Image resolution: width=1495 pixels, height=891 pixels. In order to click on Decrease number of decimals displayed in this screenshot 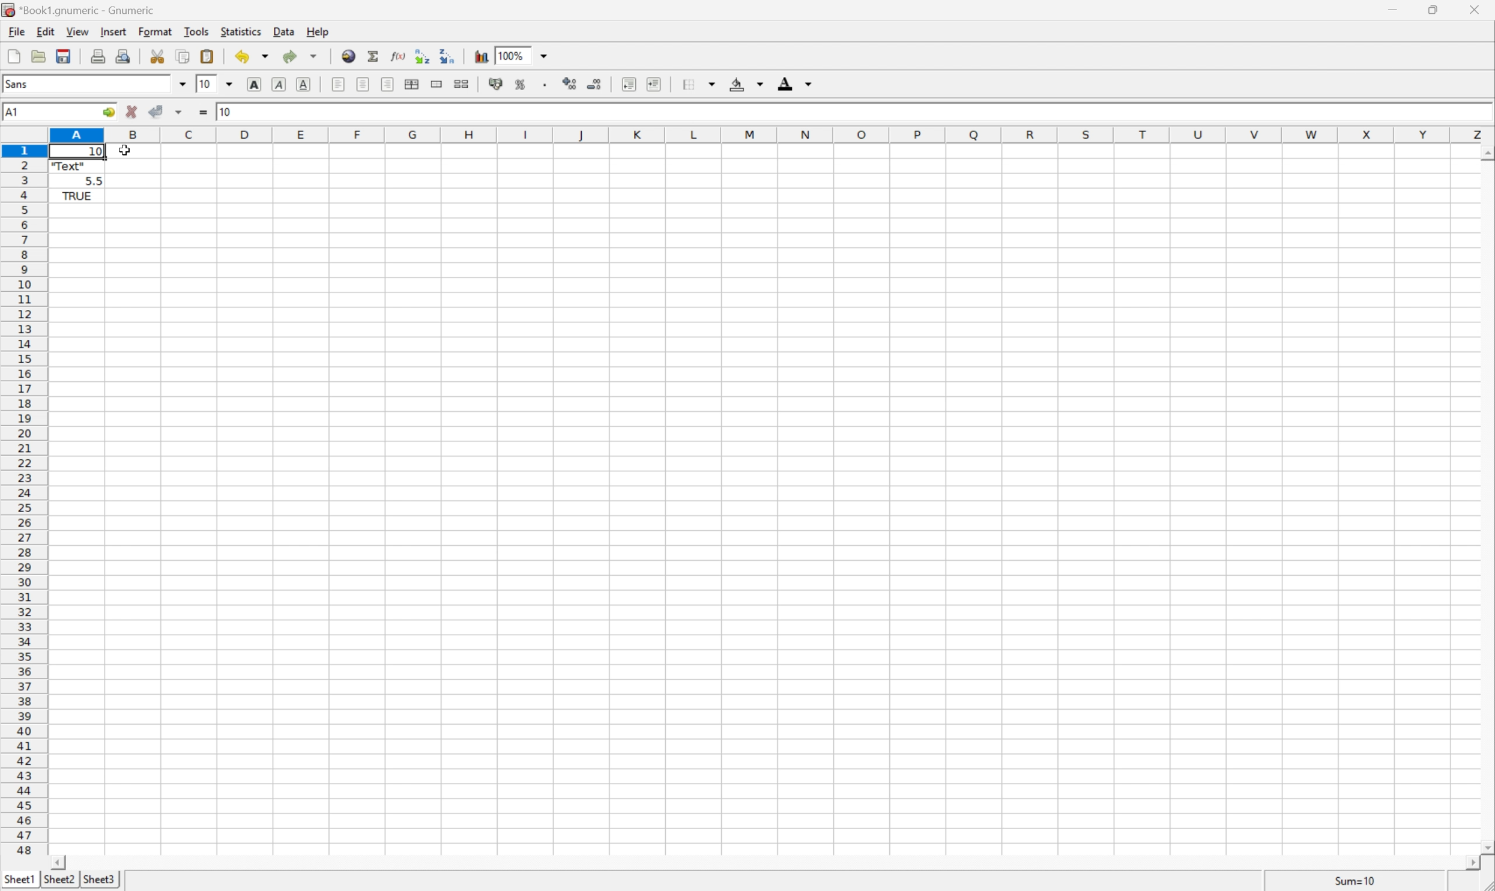, I will do `click(596, 85)`.